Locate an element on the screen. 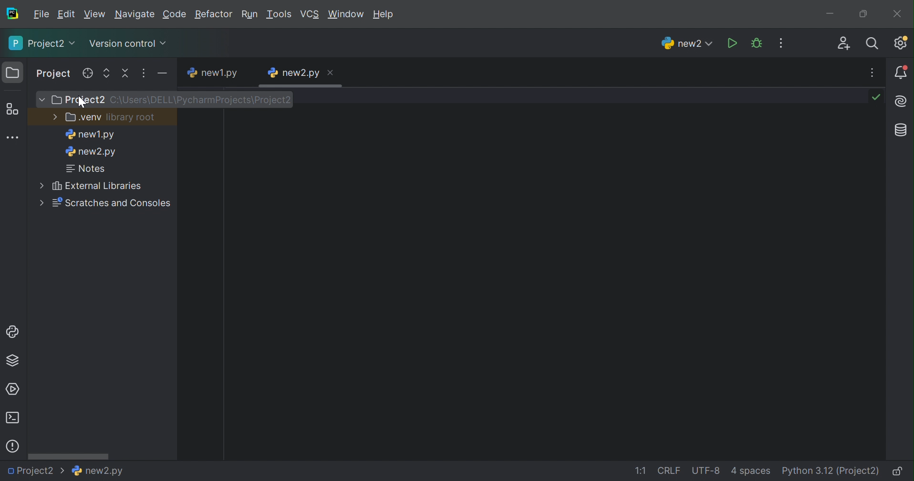 The image size is (914, 481). new1.py is located at coordinates (89, 135).